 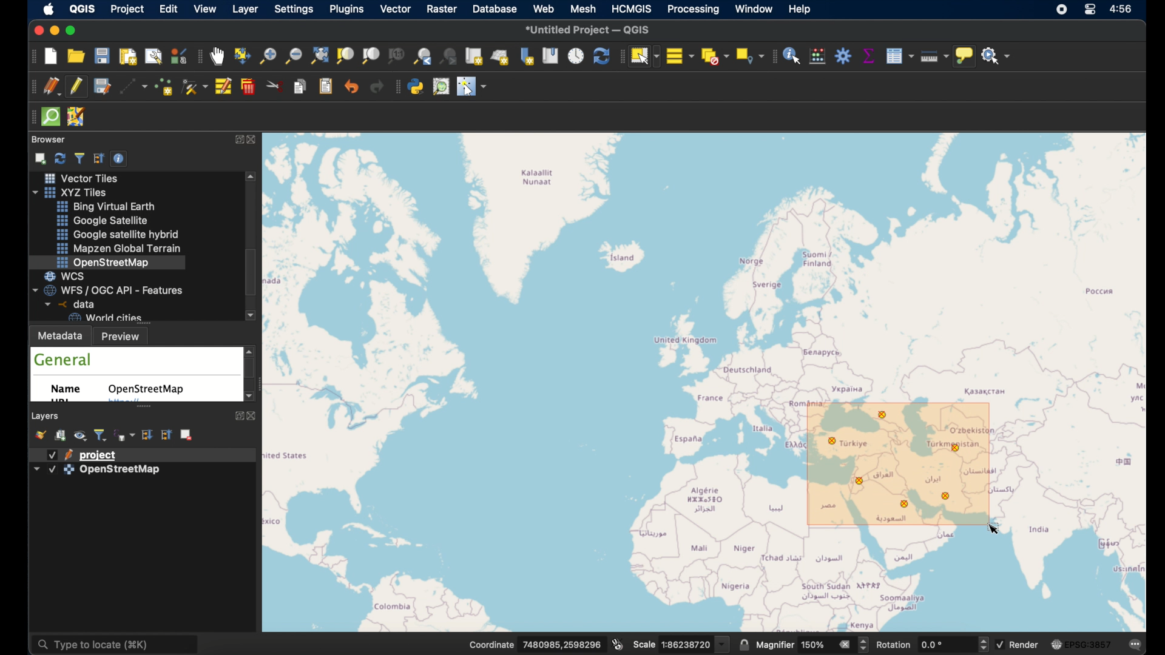 I want to click on data, so click(x=67, y=304).